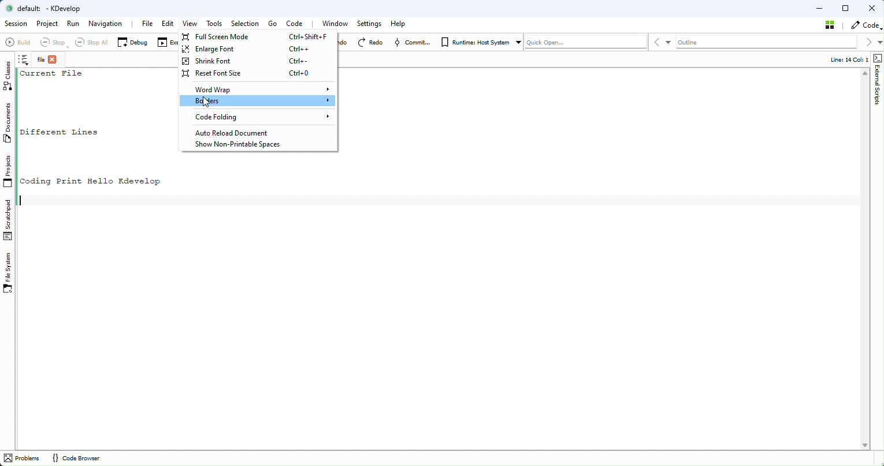 This screenshot has width=884, height=466. What do you see at coordinates (399, 24) in the screenshot?
I see `Help` at bounding box center [399, 24].